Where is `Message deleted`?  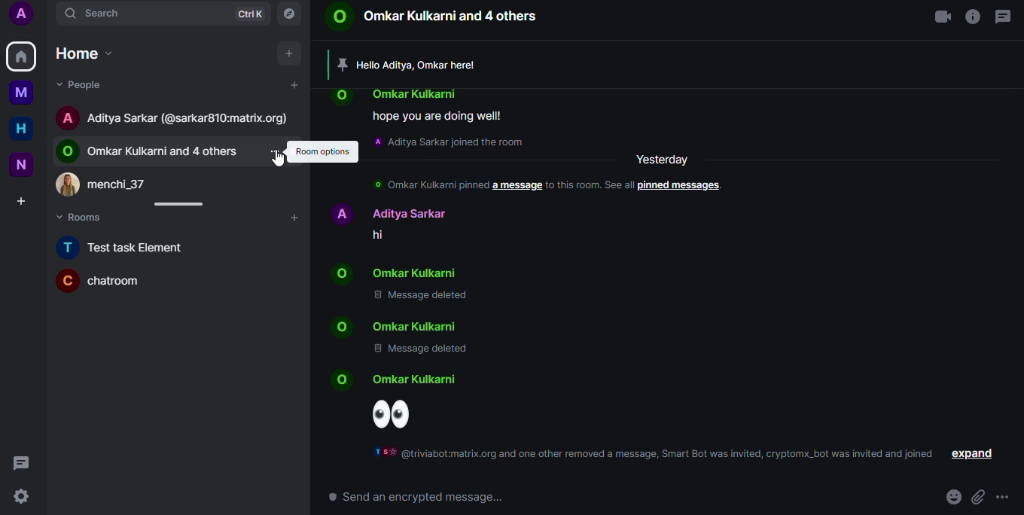 Message deleted is located at coordinates (425, 297).